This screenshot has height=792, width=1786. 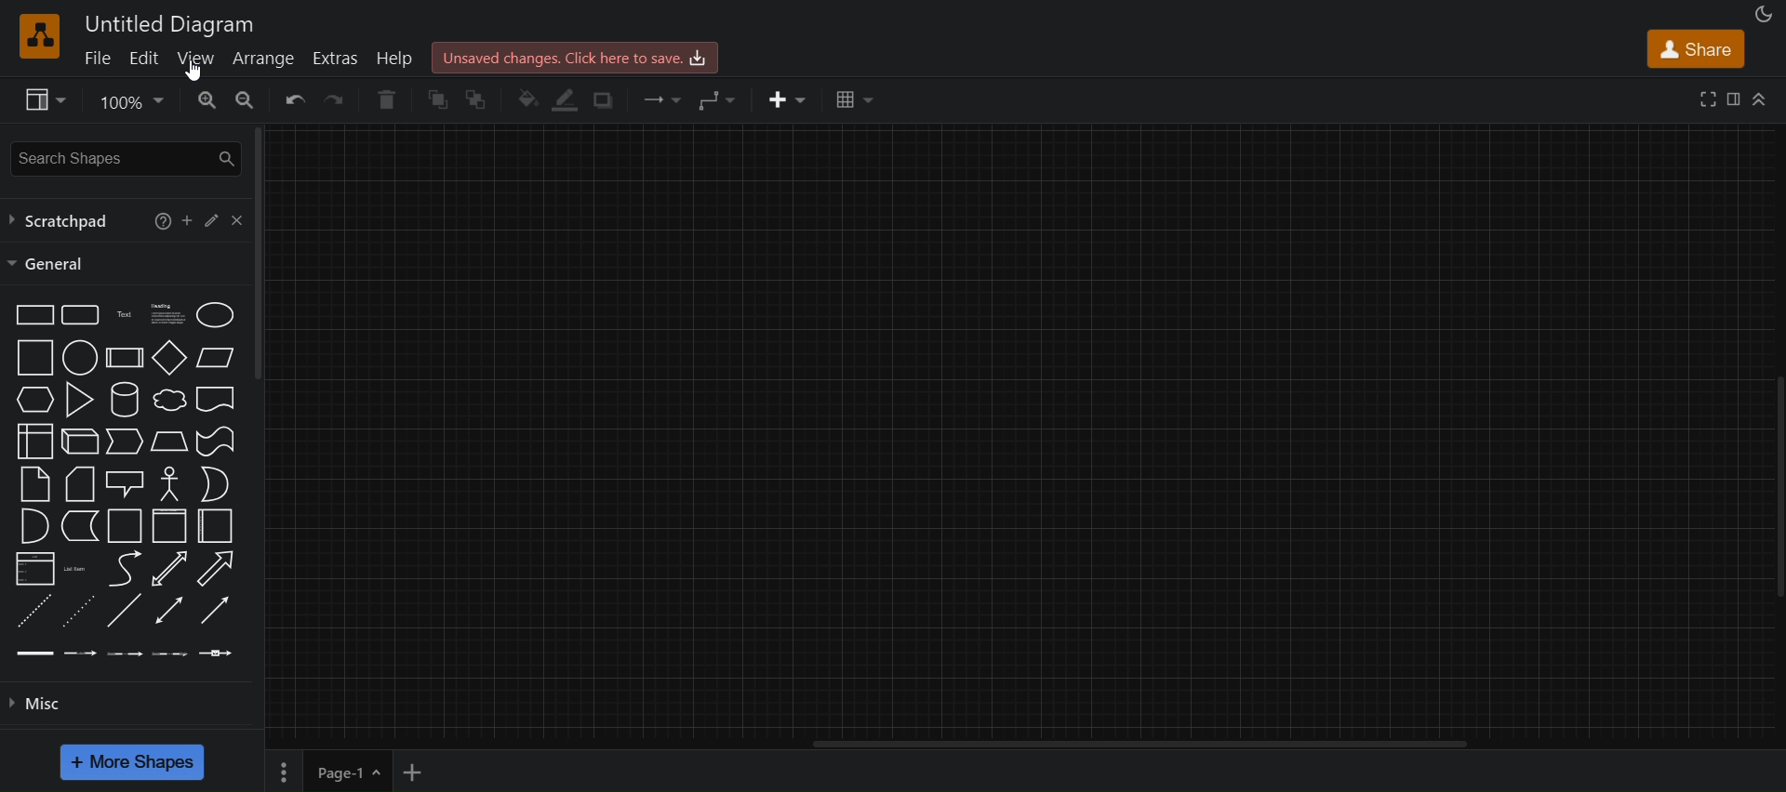 What do you see at coordinates (266, 59) in the screenshot?
I see `arrange` at bounding box center [266, 59].